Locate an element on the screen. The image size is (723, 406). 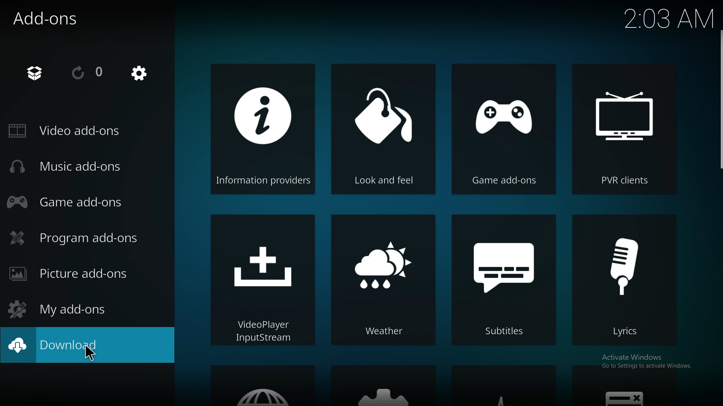
add ons is located at coordinates (56, 20).